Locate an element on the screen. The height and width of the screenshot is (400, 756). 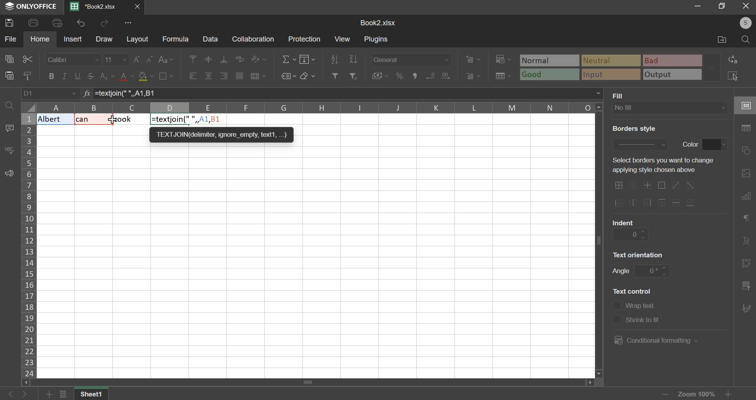
select is located at coordinates (737, 76).